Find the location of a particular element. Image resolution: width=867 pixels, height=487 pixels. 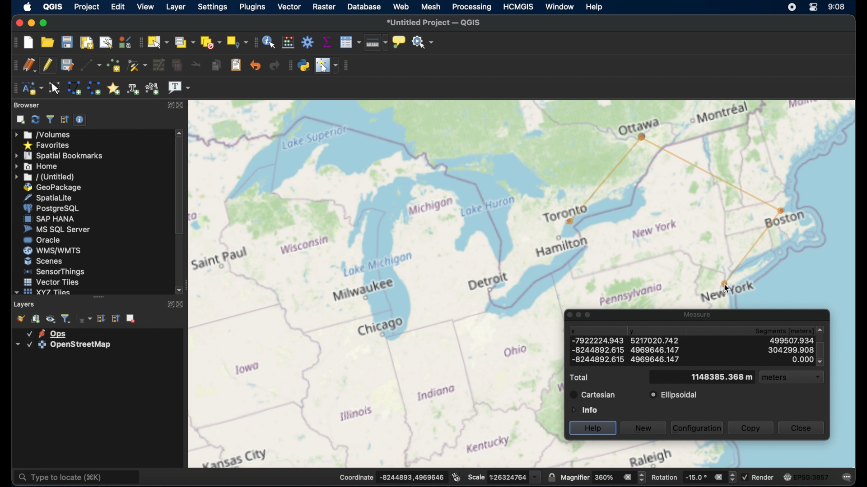

information is located at coordinates (583, 409).